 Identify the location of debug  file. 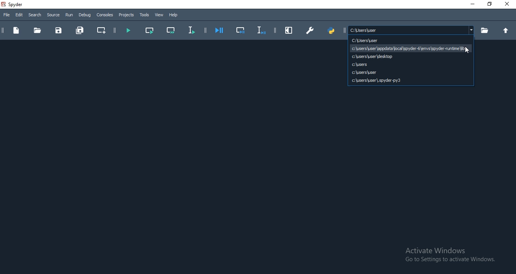
(220, 31).